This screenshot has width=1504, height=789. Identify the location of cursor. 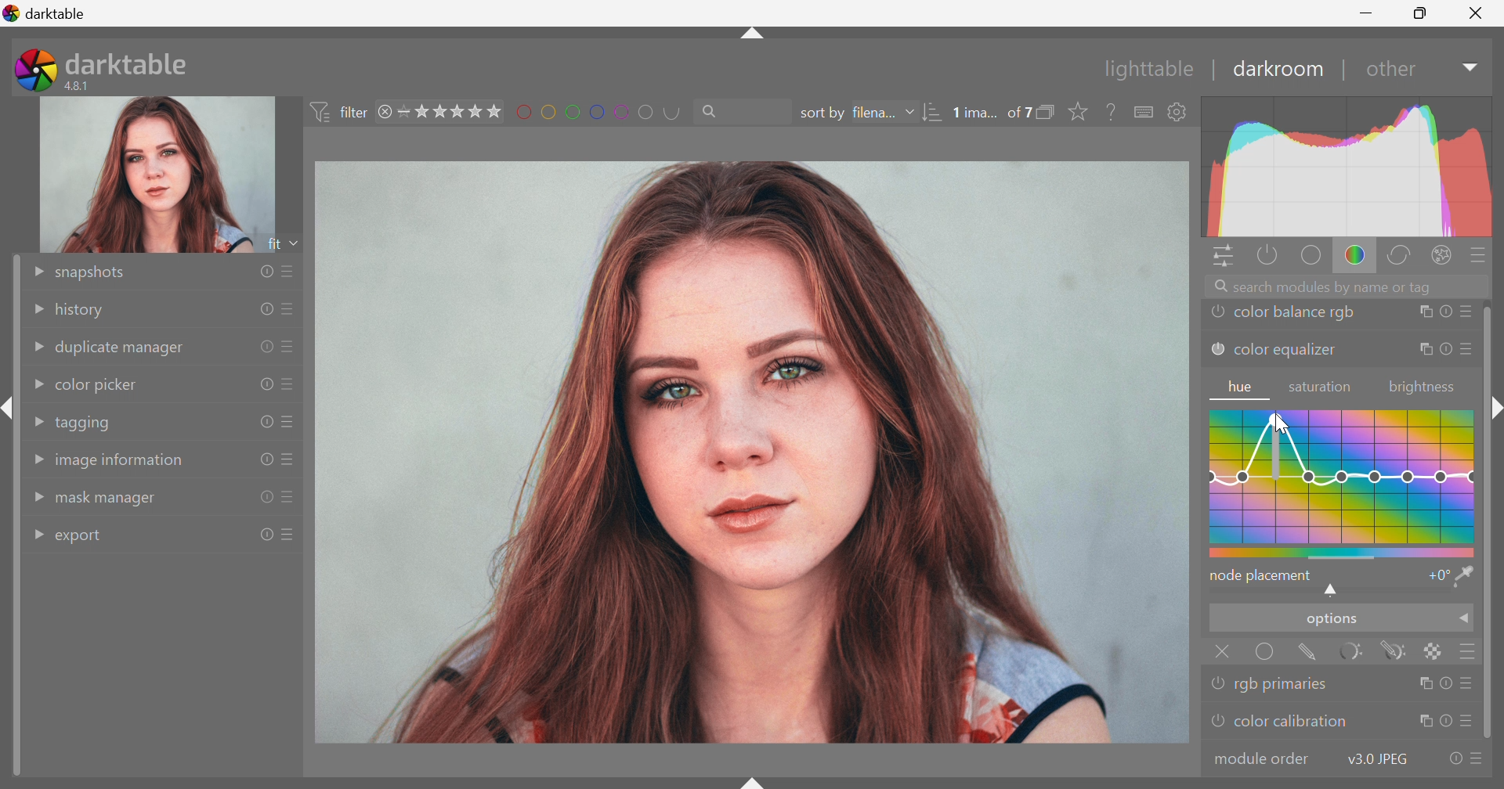
(1282, 425).